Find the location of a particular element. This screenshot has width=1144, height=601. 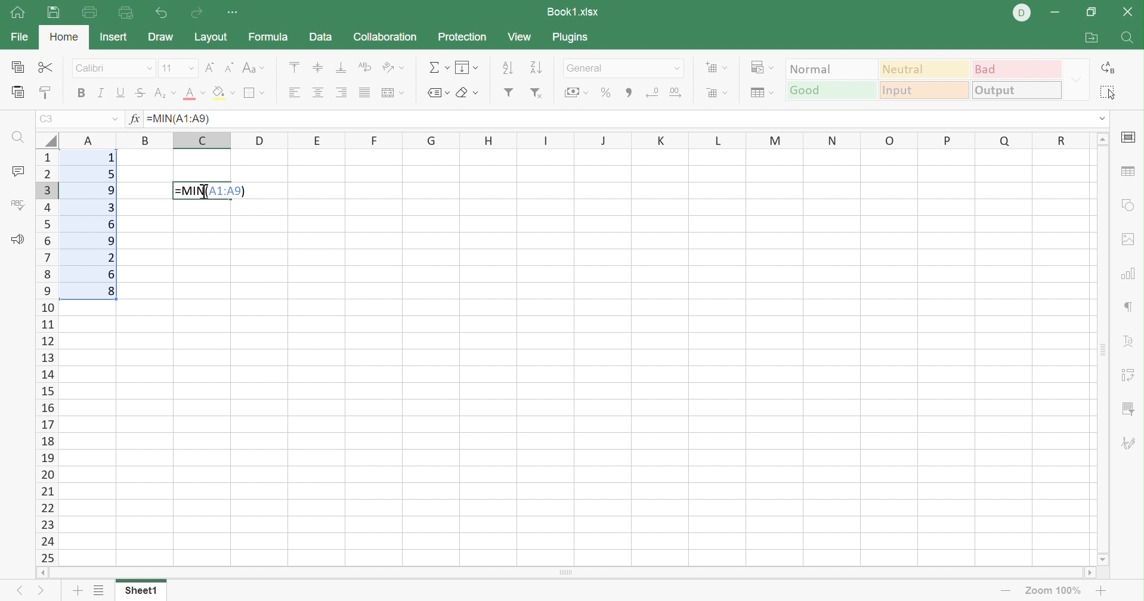

Protection is located at coordinates (462, 38).